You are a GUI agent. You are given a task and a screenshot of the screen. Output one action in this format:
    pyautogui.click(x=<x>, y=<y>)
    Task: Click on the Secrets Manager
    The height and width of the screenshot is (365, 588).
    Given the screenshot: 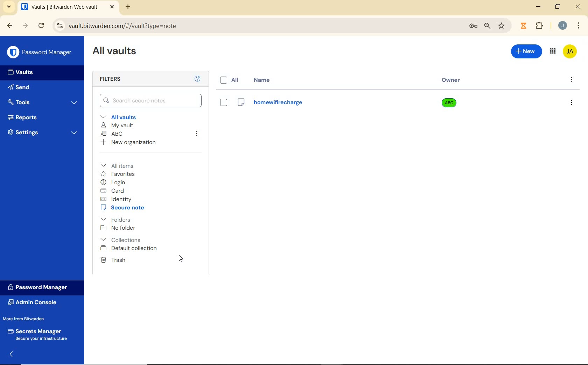 What is the action you would take?
    pyautogui.click(x=39, y=334)
    